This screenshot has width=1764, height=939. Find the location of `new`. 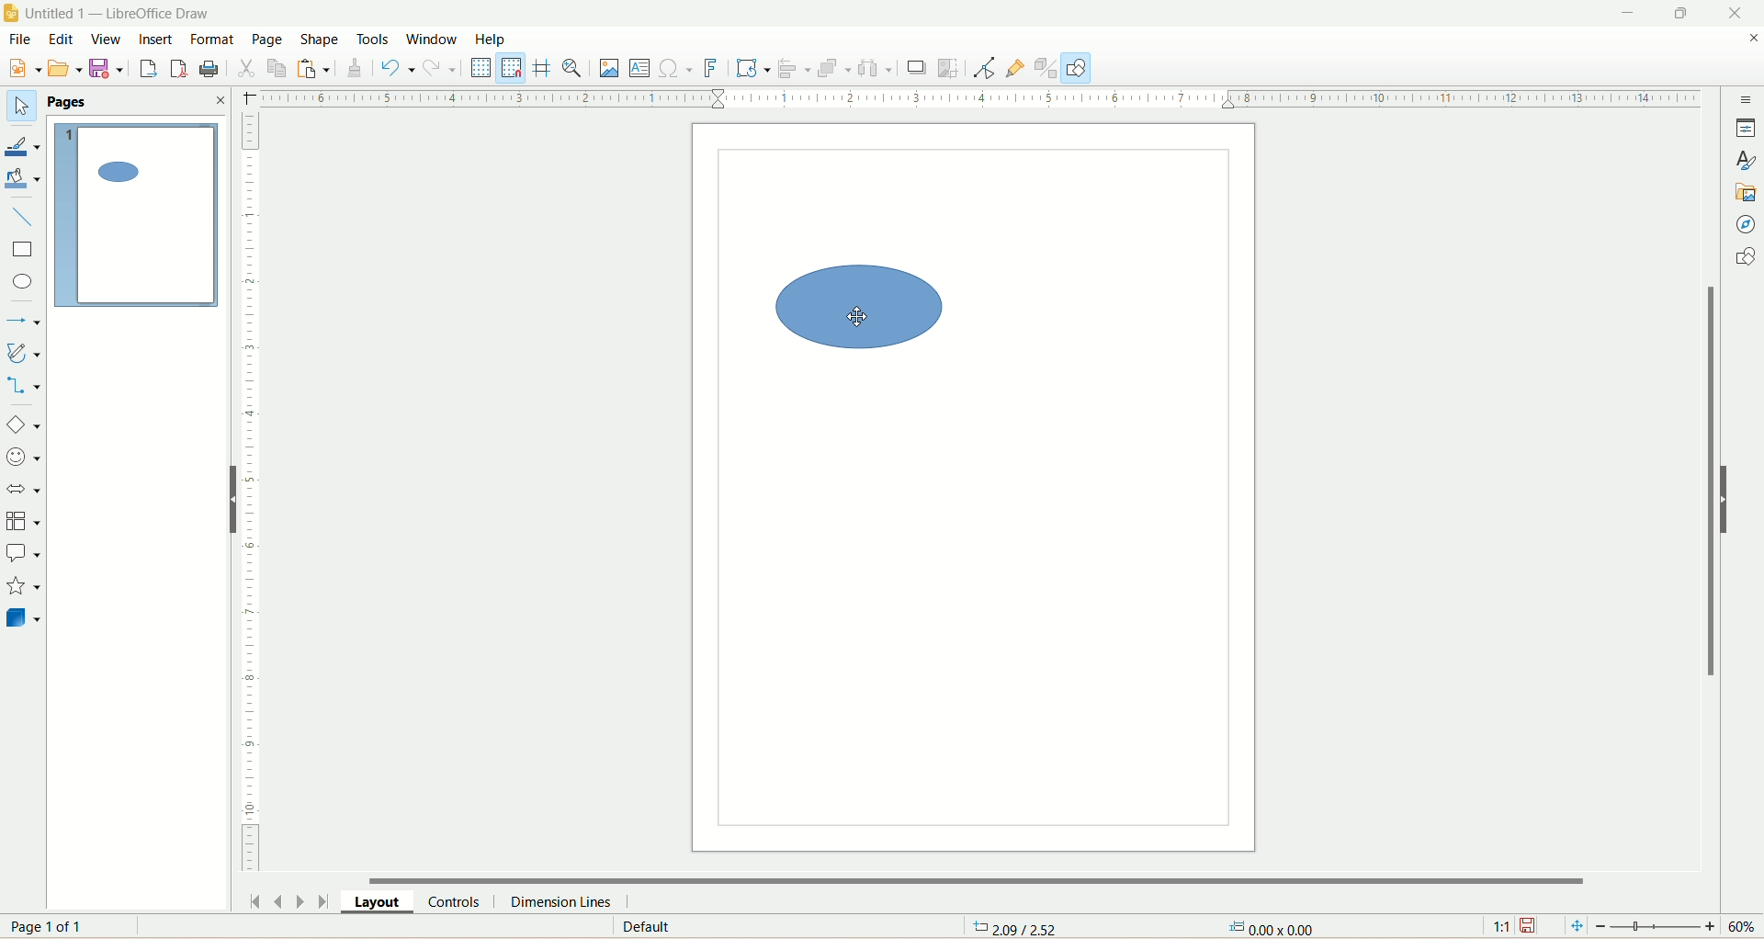

new is located at coordinates (27, 69).